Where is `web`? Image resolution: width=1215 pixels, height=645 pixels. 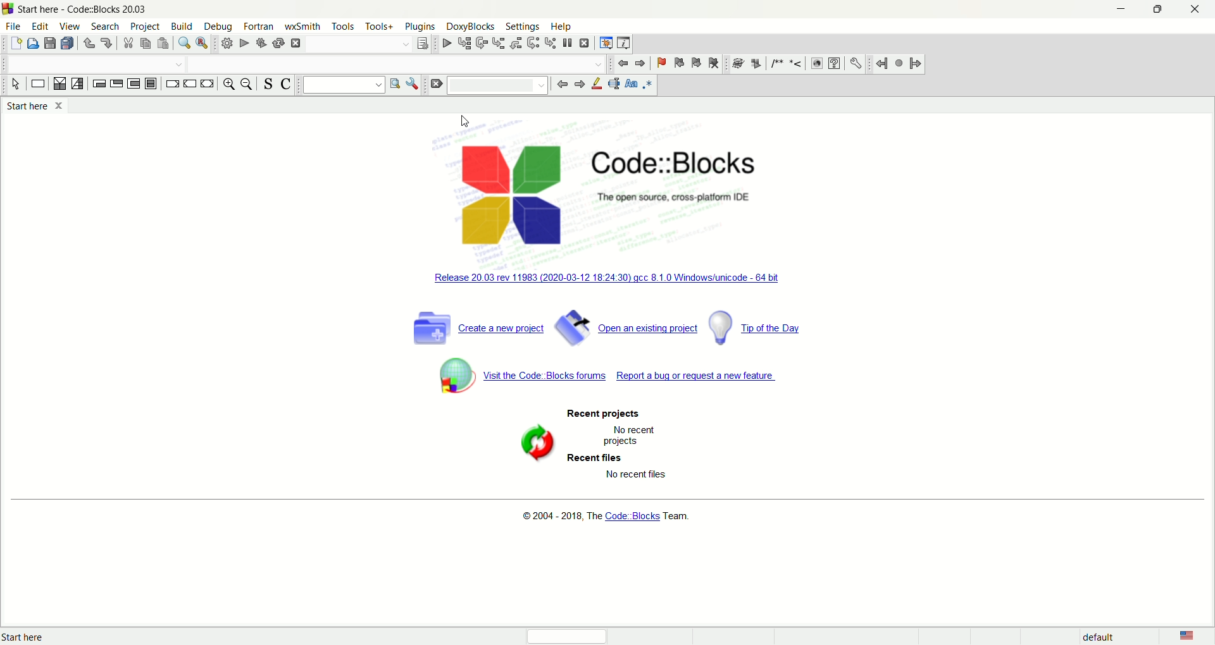 web is located at coordinates (815, 64).